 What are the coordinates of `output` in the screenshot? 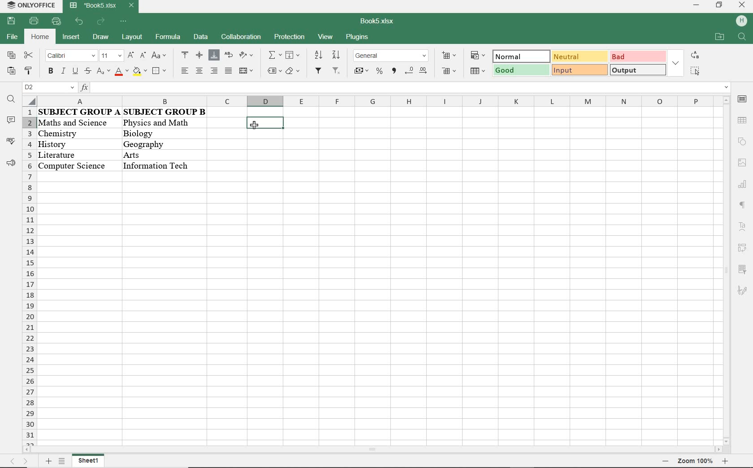 It's located at (638, 70).